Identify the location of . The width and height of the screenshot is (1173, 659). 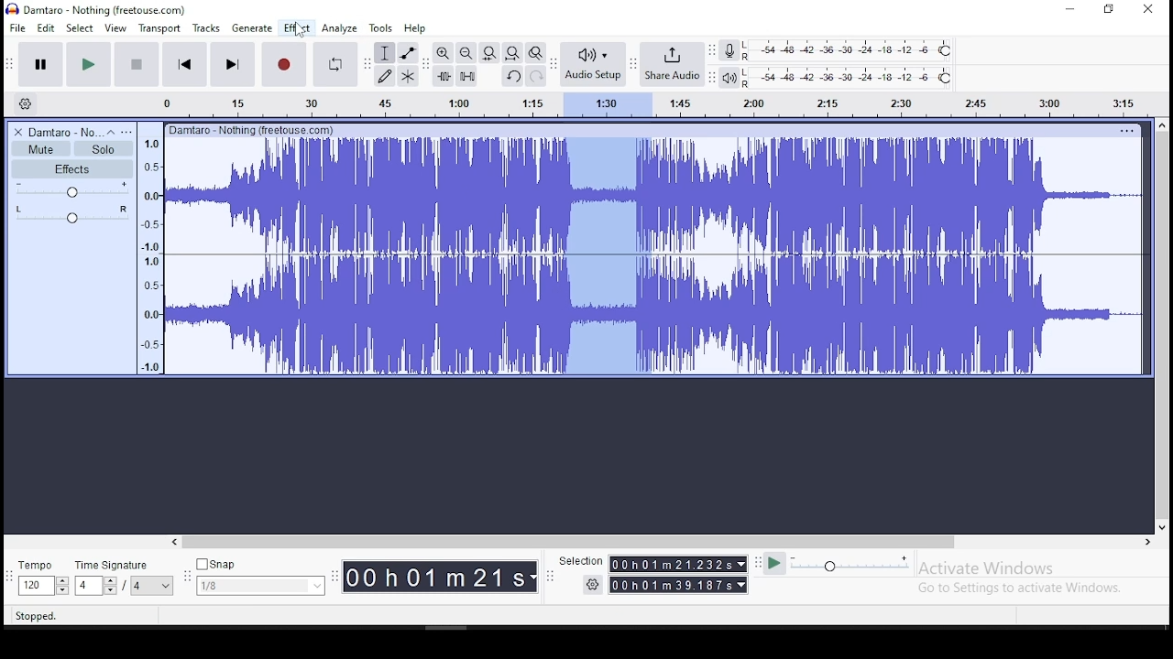
(254, 129).